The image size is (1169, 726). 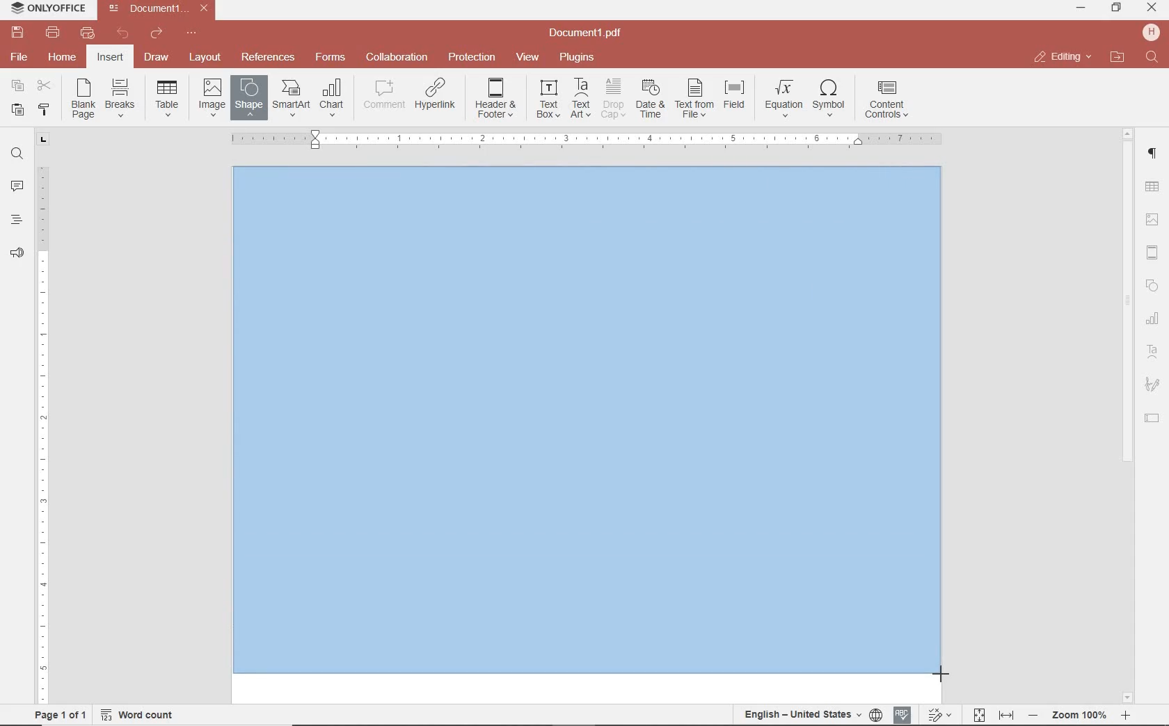 What do you see at coordinates (938, 716) in the screenshot?
I see `track change` at bounding box center [938, 716].